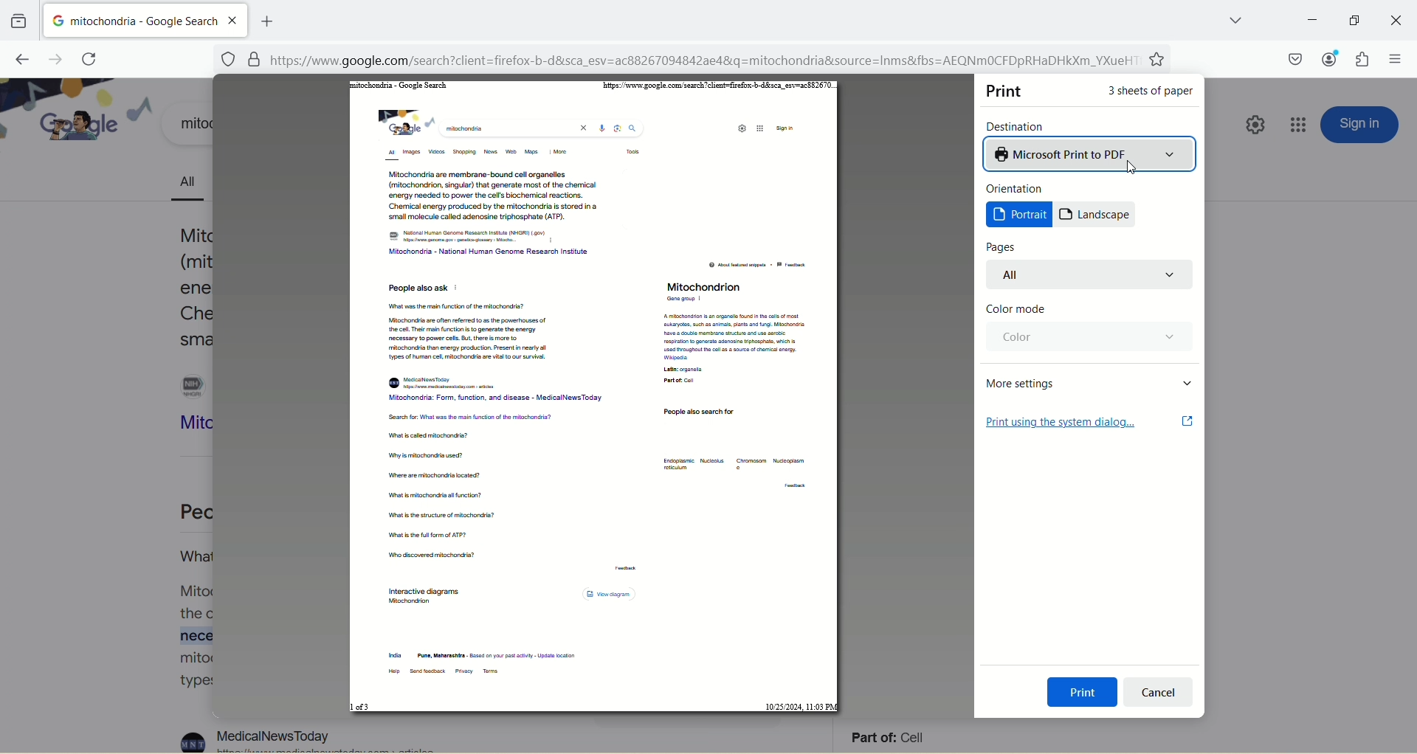  What do you see at coordinates (680, 60) in the screenshot?
I see `[=] https://www.google.com/search?client=firefox-b-d&sca_esv=ac88267094842ae48&q=mitochondria&source=Inms&fbs=AEQNmMOCFDpRHaDHkXm_YXueH` at bounding box center [680, 60].